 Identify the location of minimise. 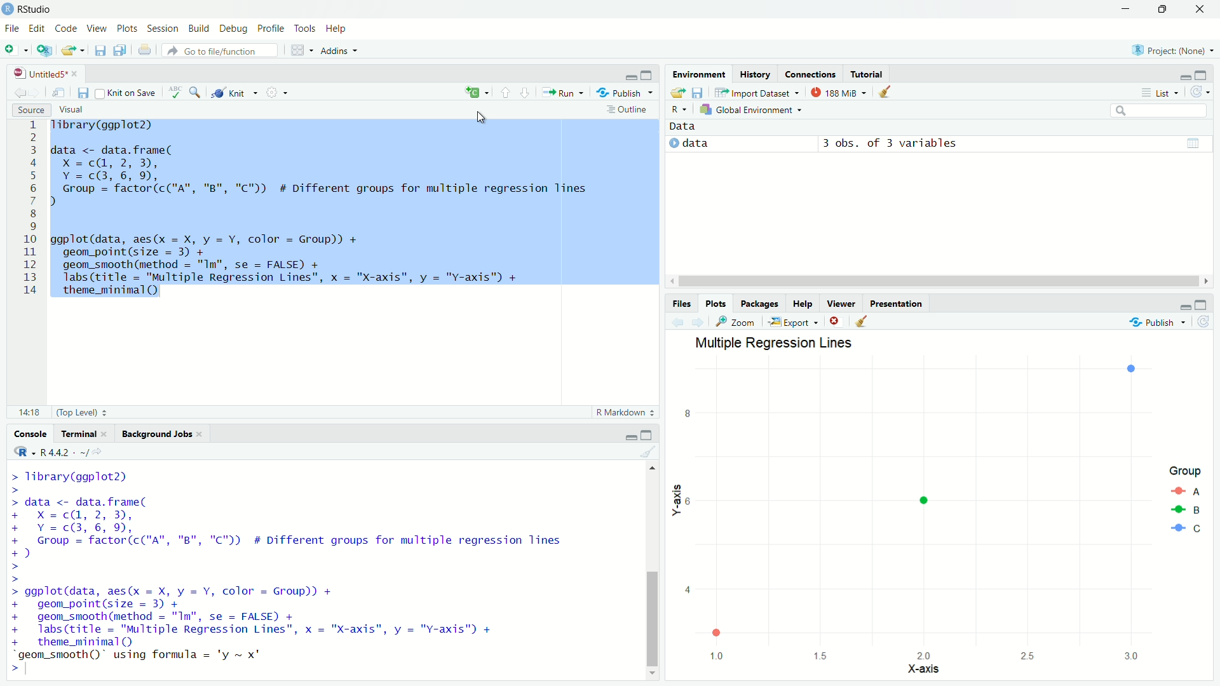
(1183, 304).